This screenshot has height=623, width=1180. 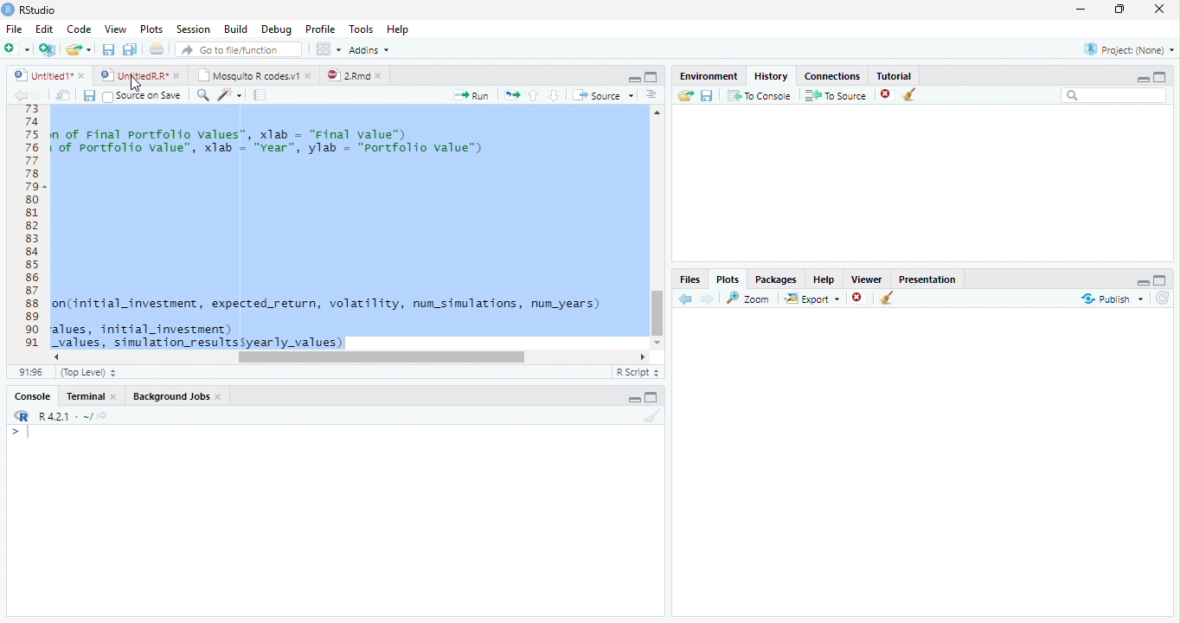 I want to click on Full Height, so click(x=652, y=76).